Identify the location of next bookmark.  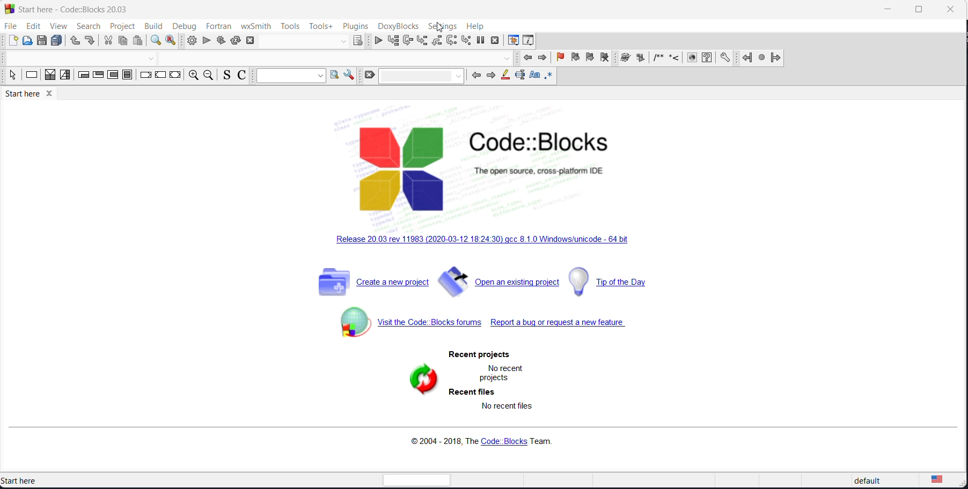
(589, 59).